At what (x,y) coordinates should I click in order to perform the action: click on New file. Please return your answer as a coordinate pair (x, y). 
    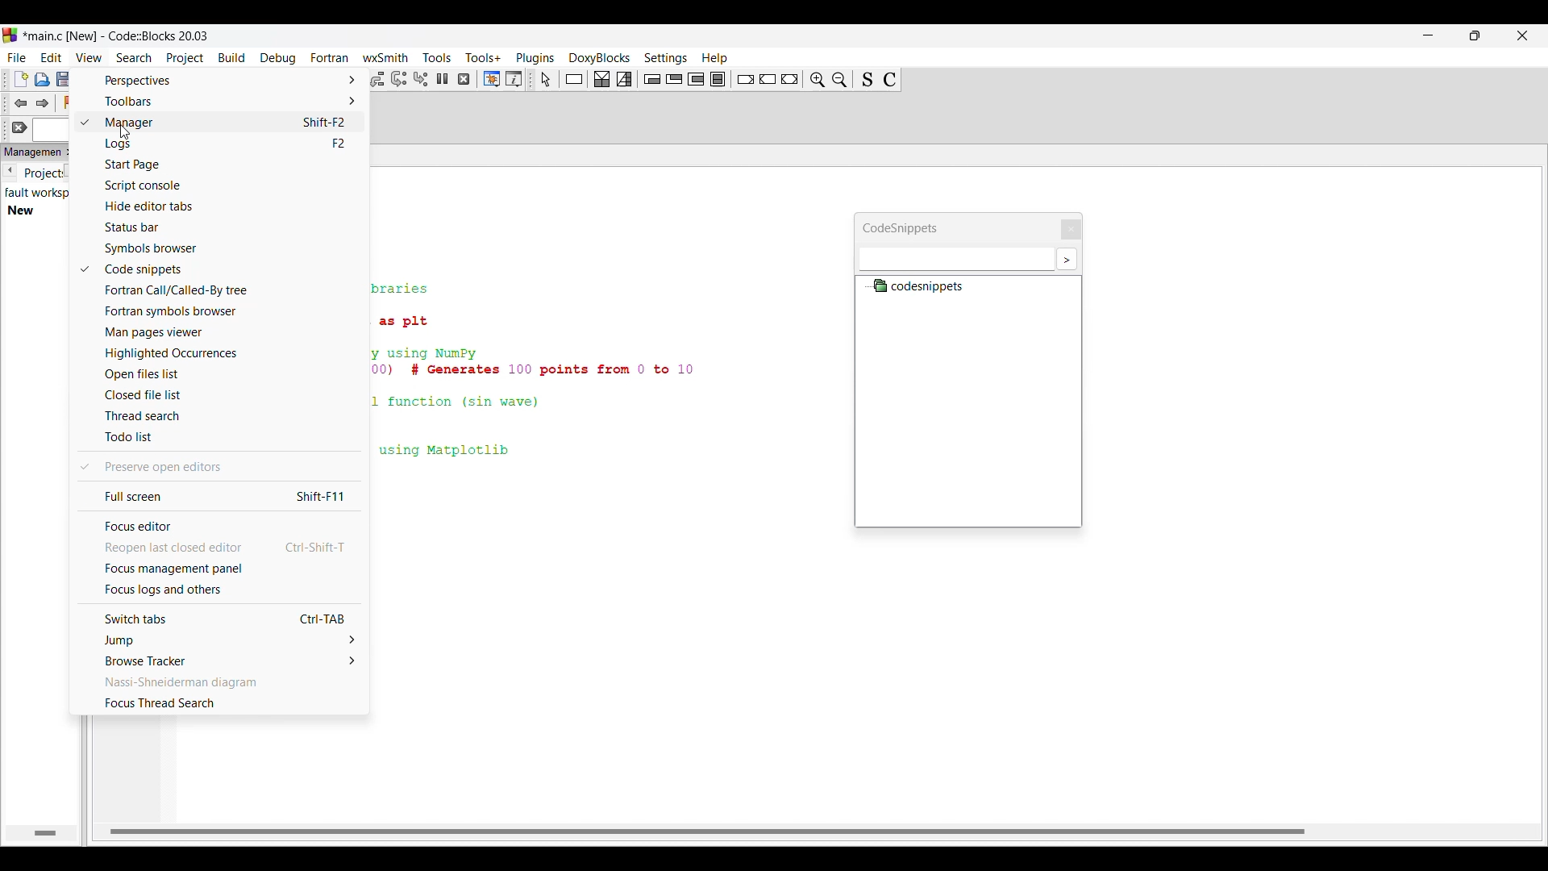
    Looking at the image, I should click on (21, 79).